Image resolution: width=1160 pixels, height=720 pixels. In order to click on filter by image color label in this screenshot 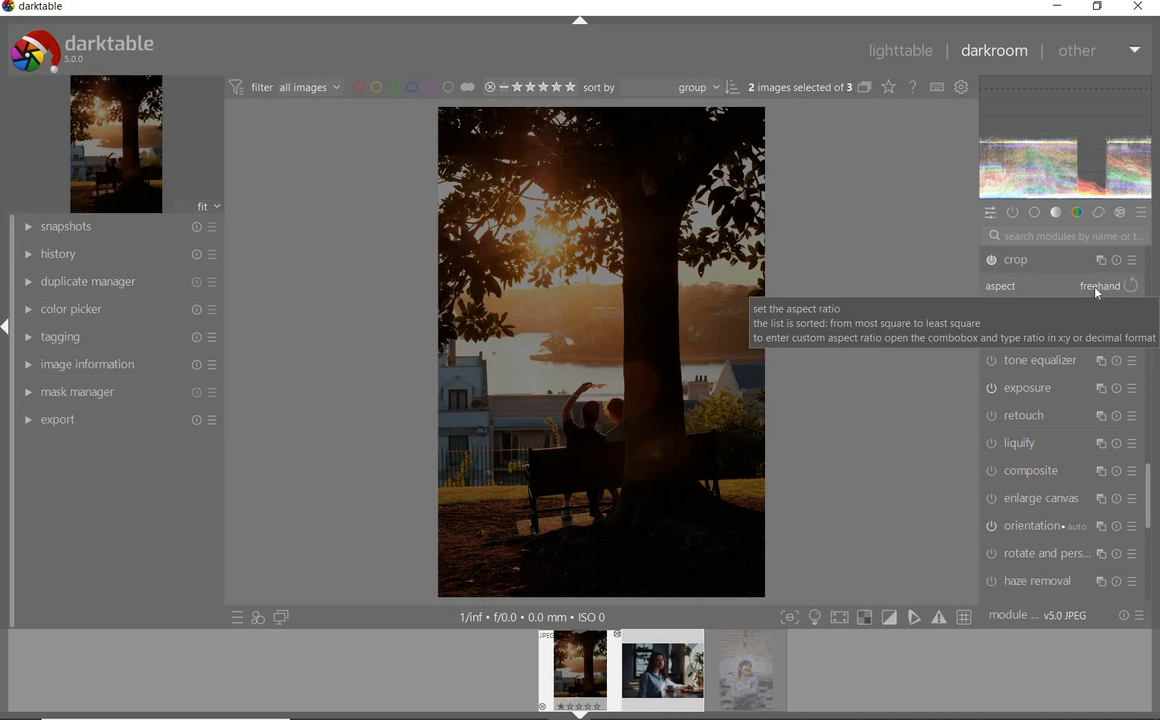, I will do `click(411, 86)`.